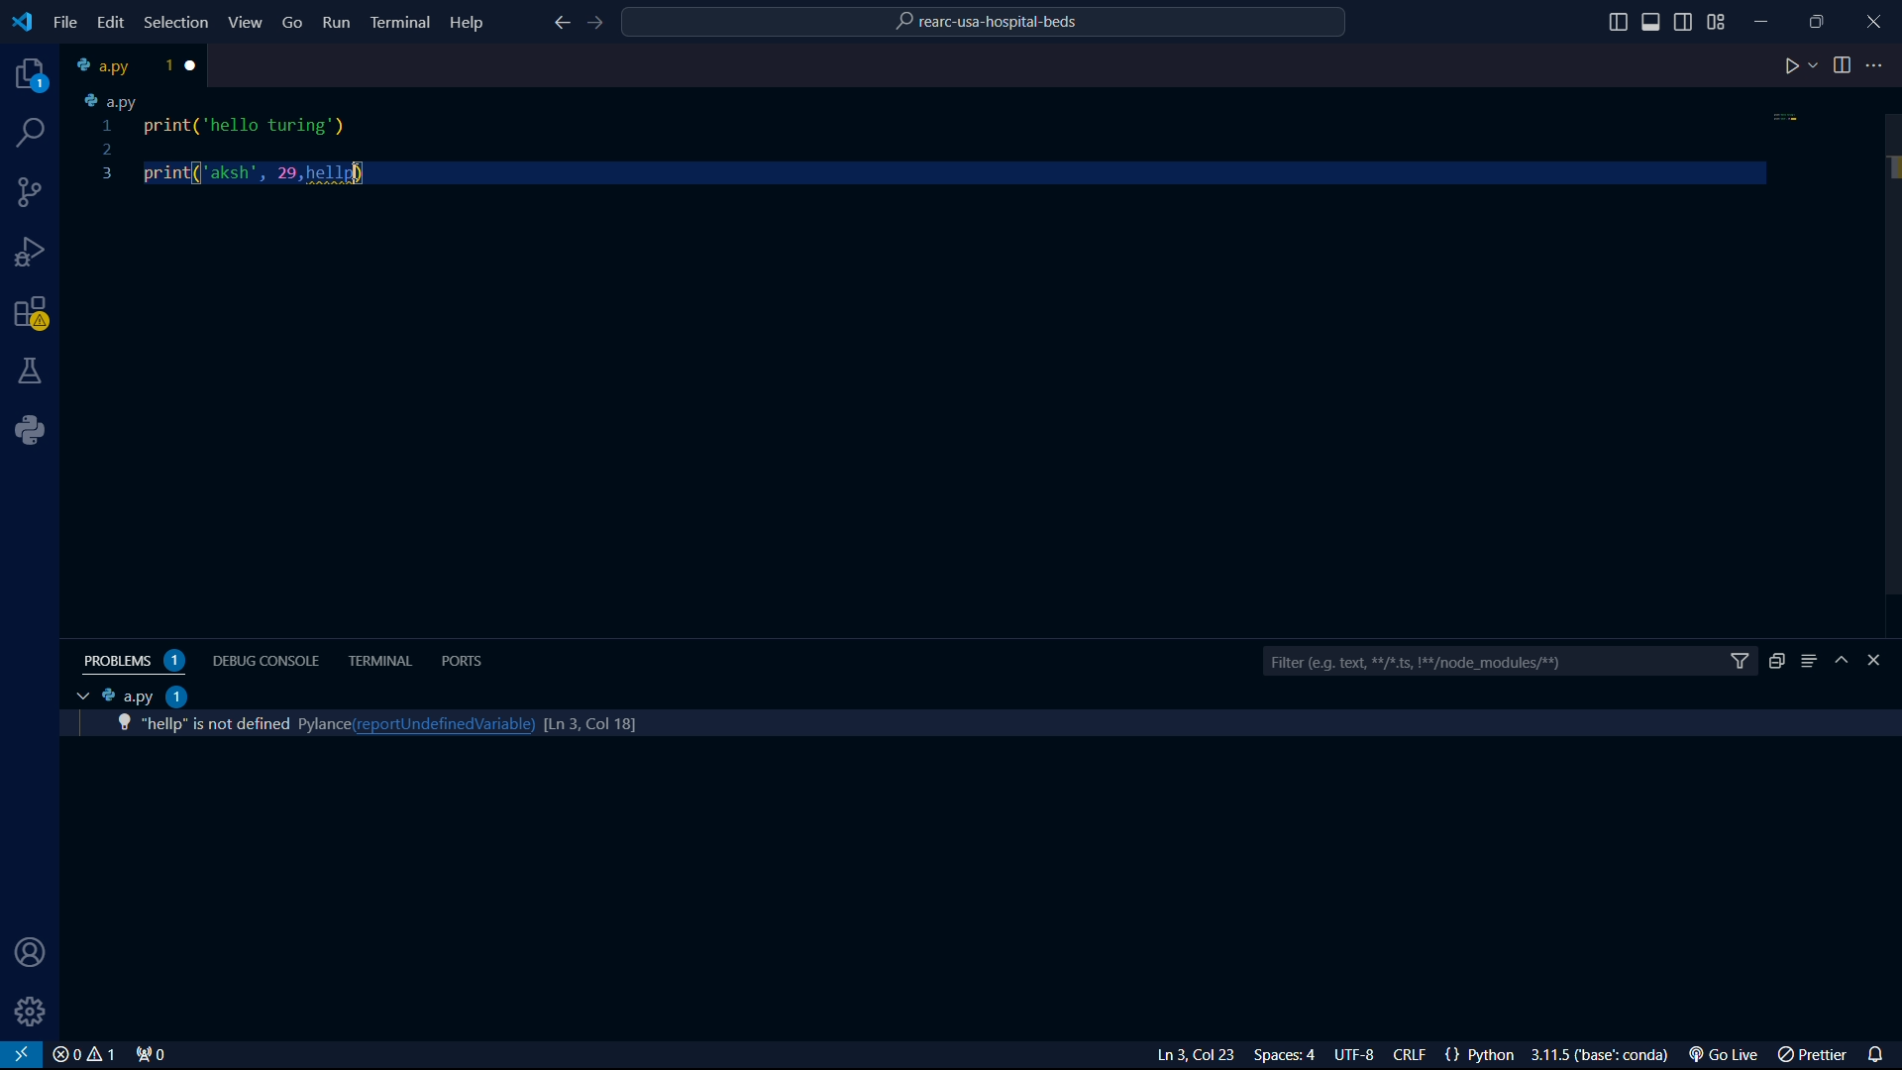  I want to click on Help, so click(472, 21).